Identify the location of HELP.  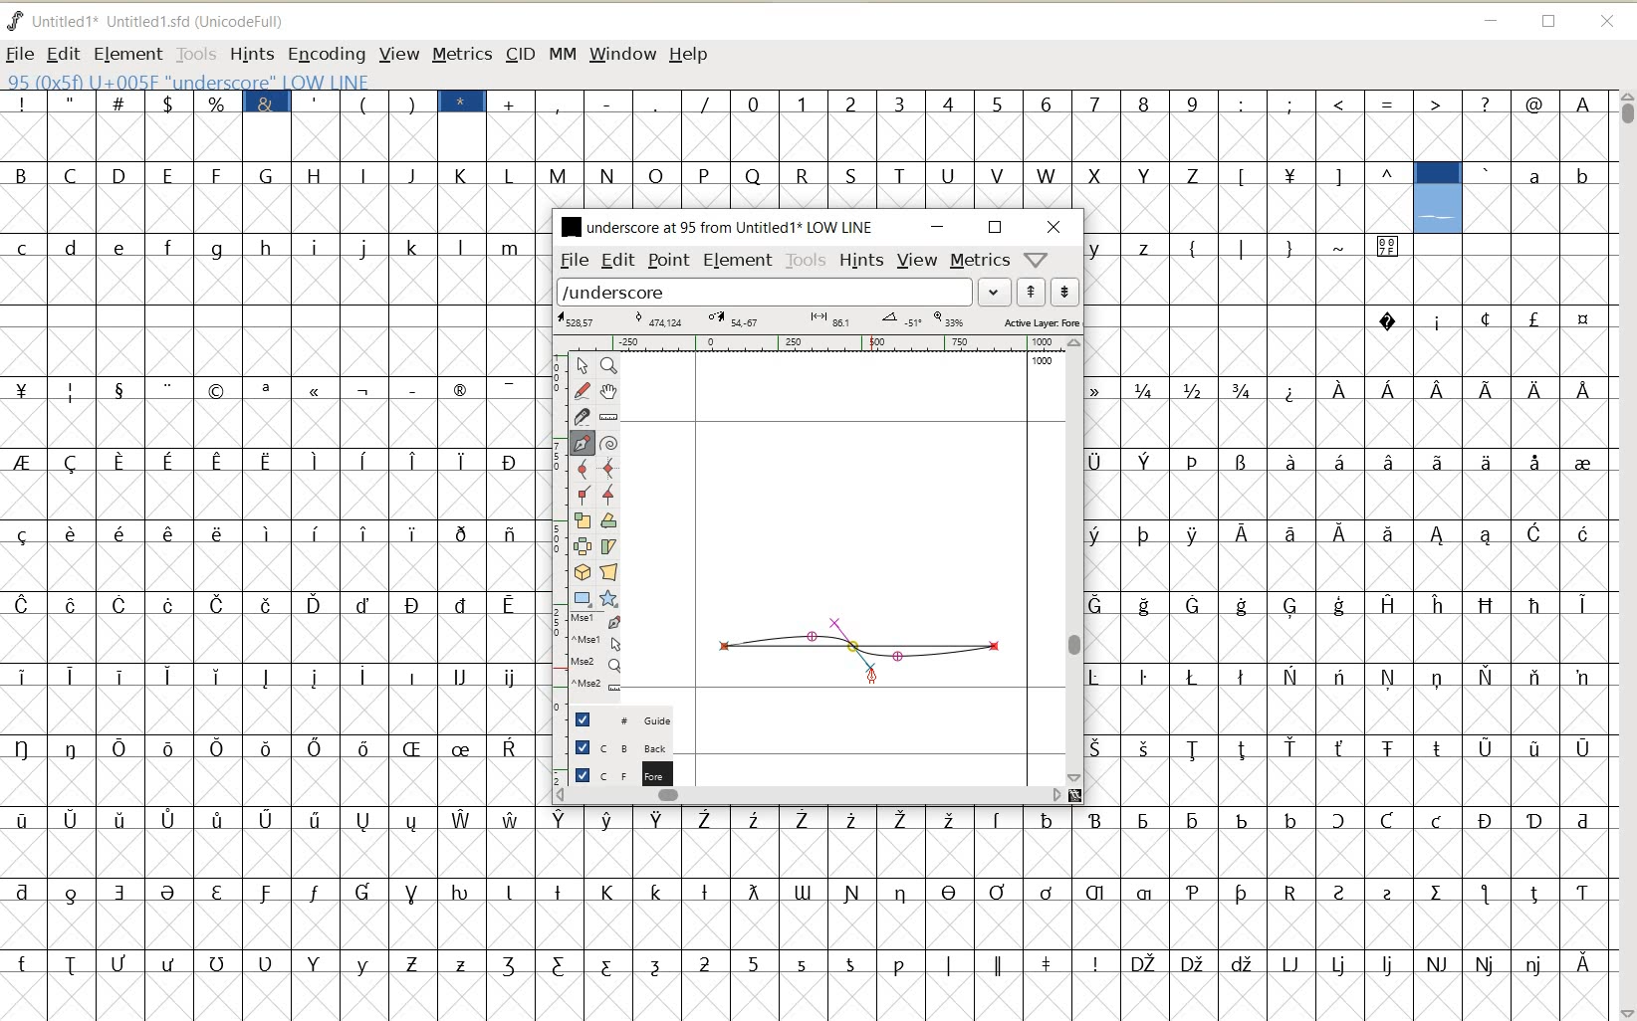
(691, 56).